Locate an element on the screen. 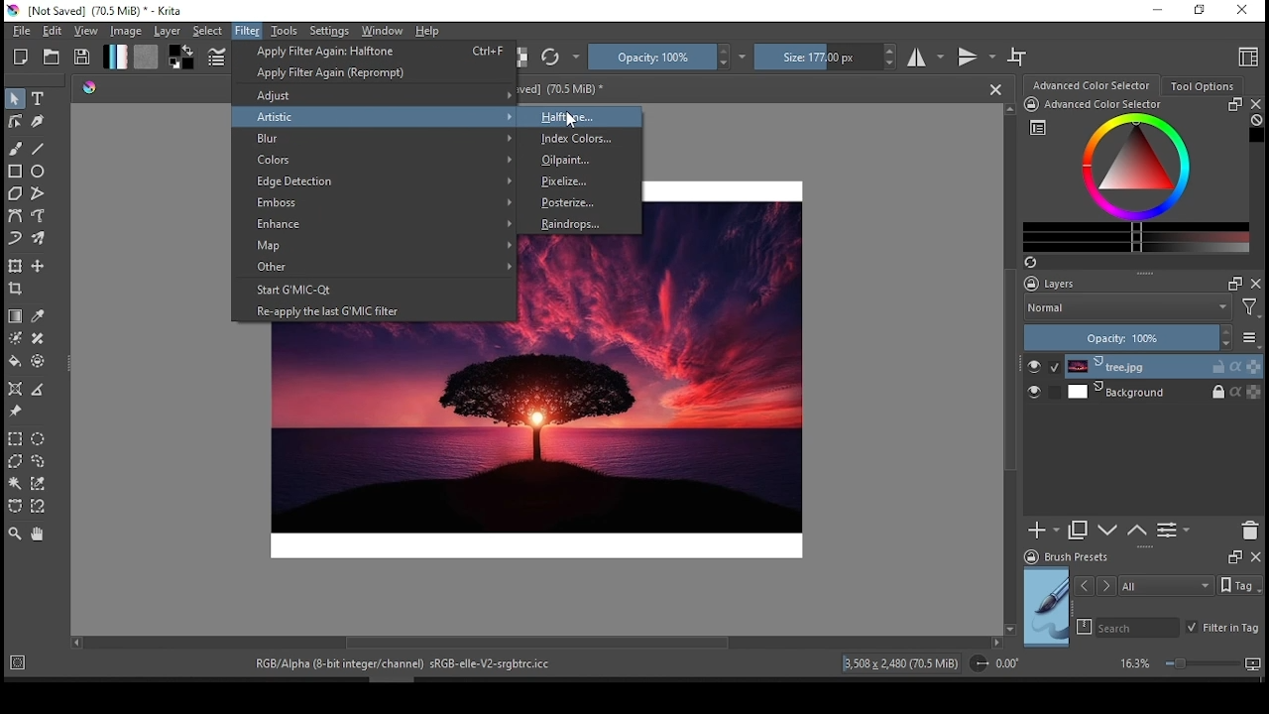  open is located at coordinates (52, 58).